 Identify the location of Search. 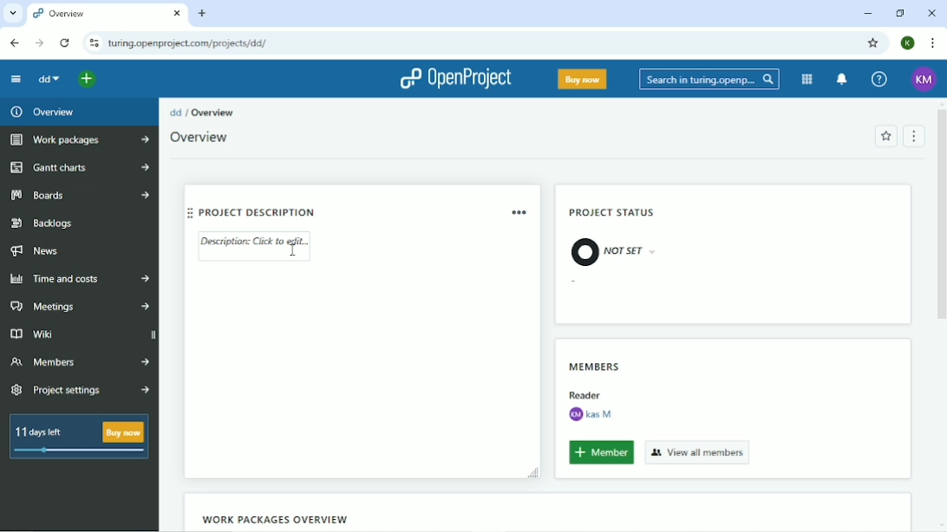
(709, 78).